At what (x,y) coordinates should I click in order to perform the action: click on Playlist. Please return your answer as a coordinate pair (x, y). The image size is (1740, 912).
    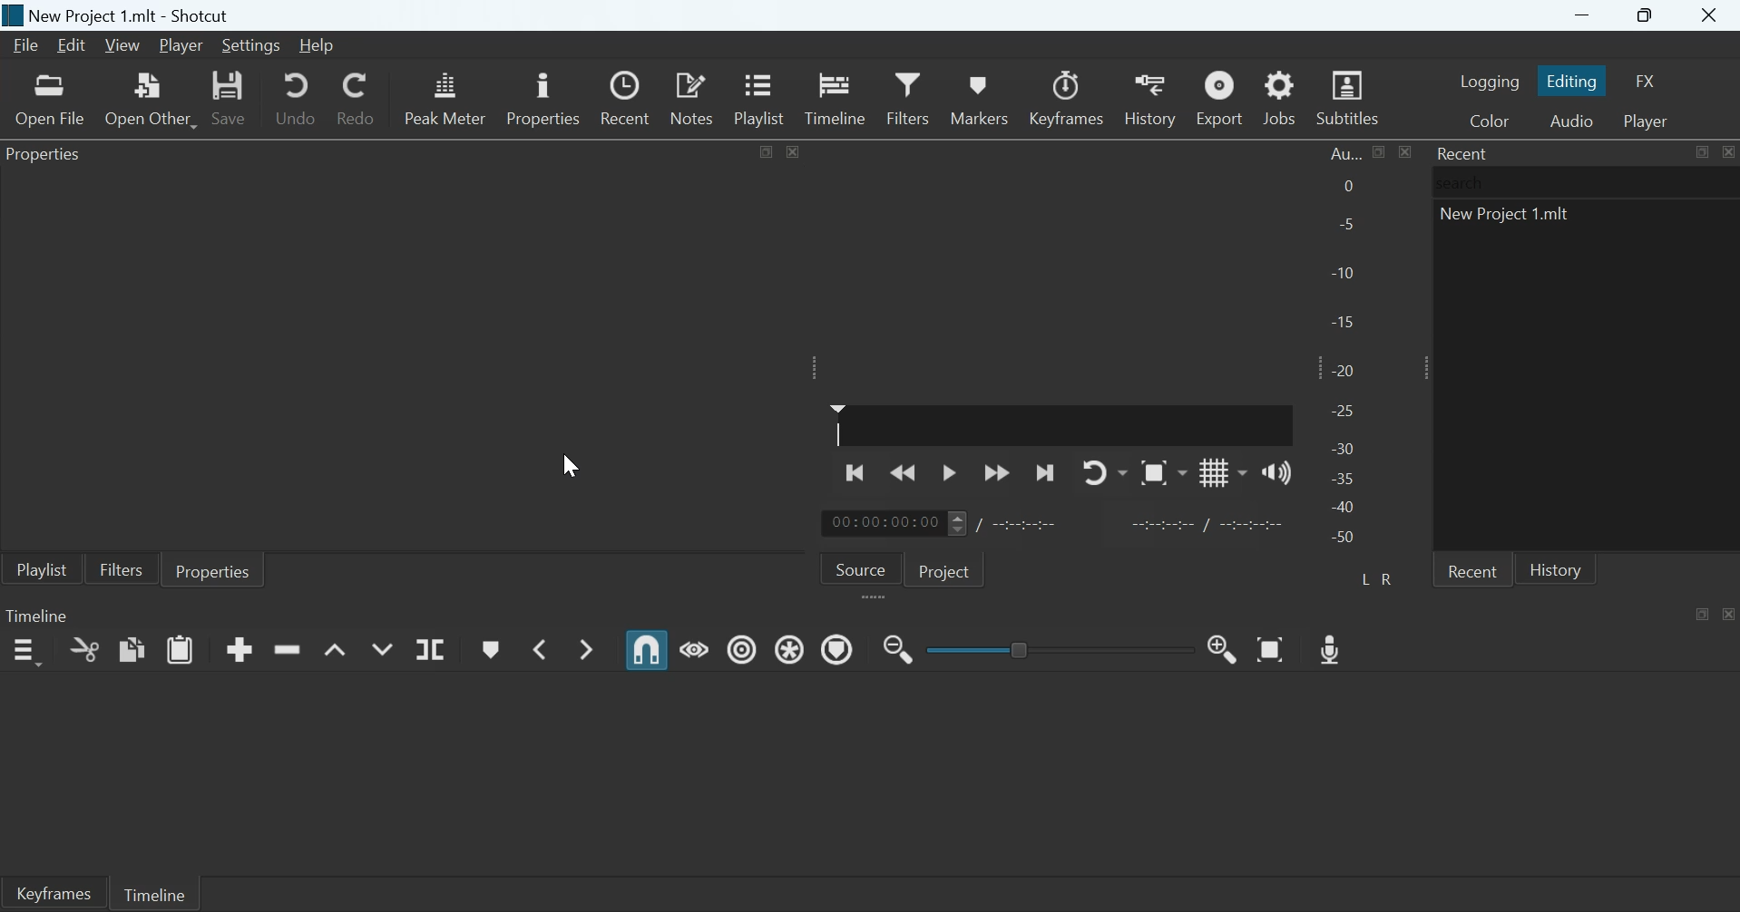
    Looking at the image, I should click on (42, 568).